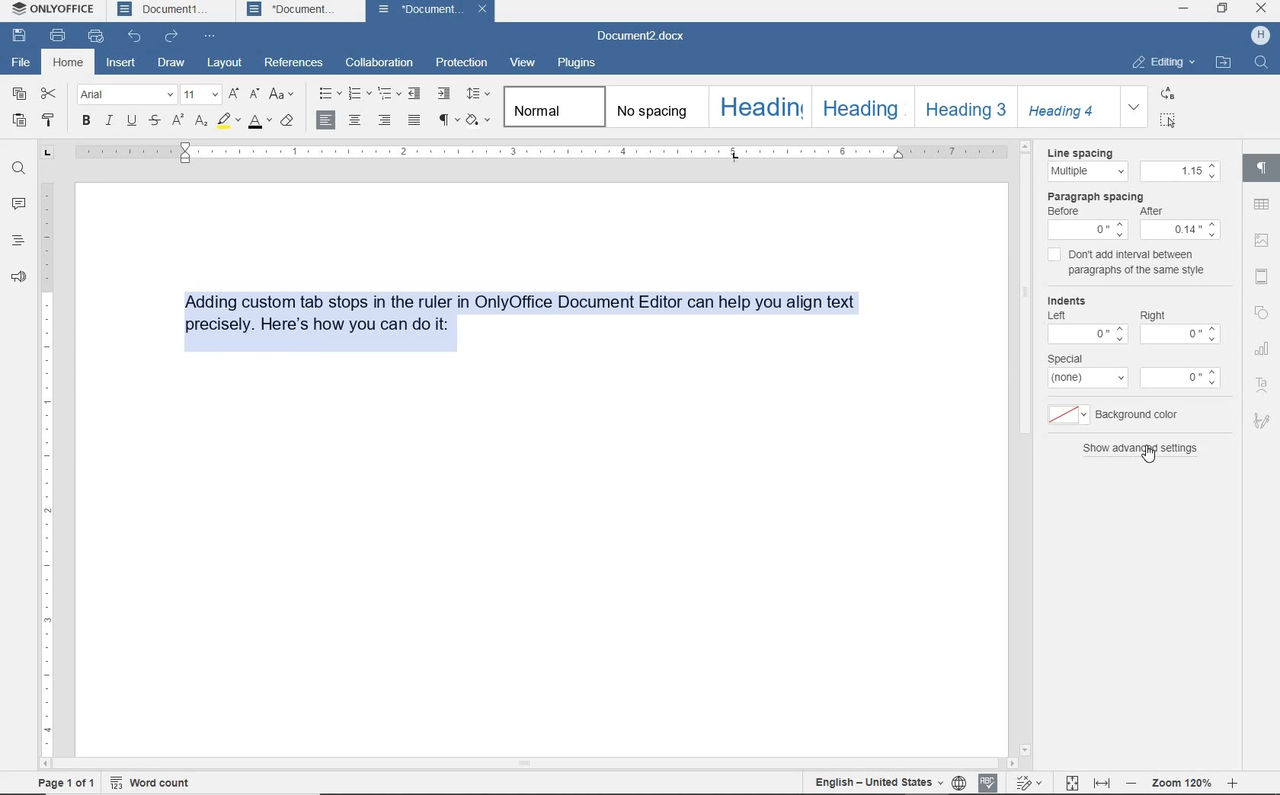 This screenshot has width=1280, height=795. What do you see at coordinates (1262, 276) in the screenshot?
I see `header & footer` at bounding box center [1262, 276].